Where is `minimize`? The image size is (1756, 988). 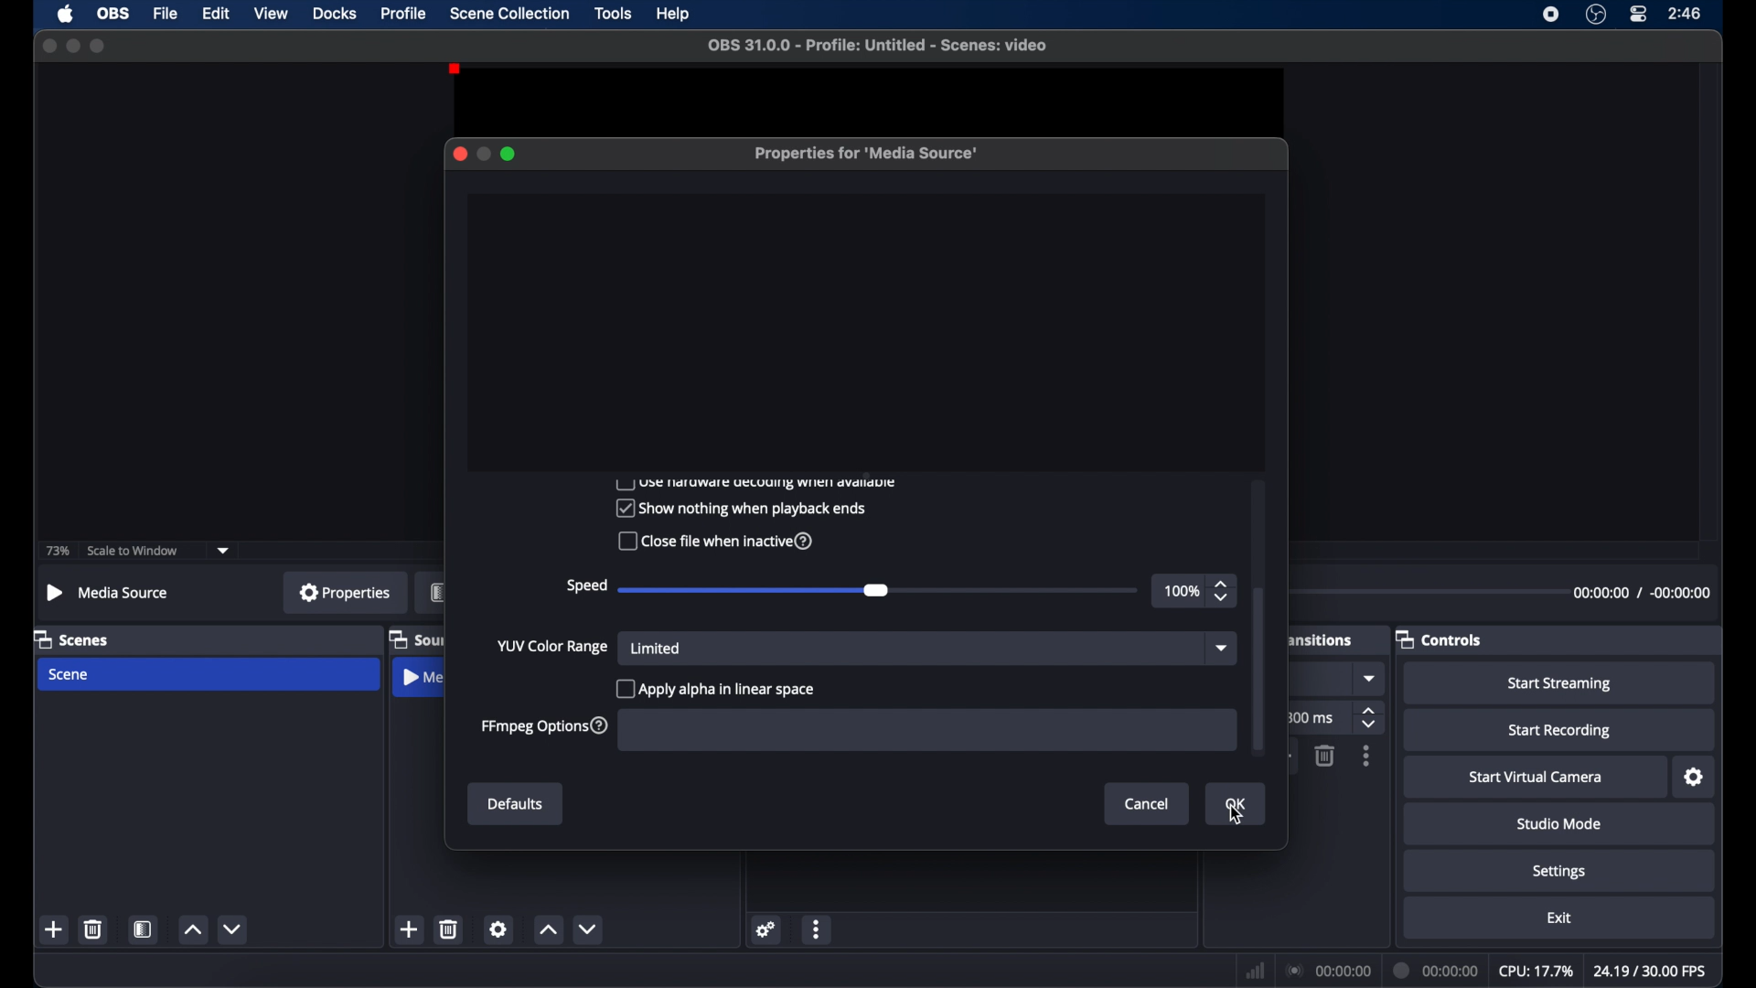
minimize is located at coordinates (72, 45).